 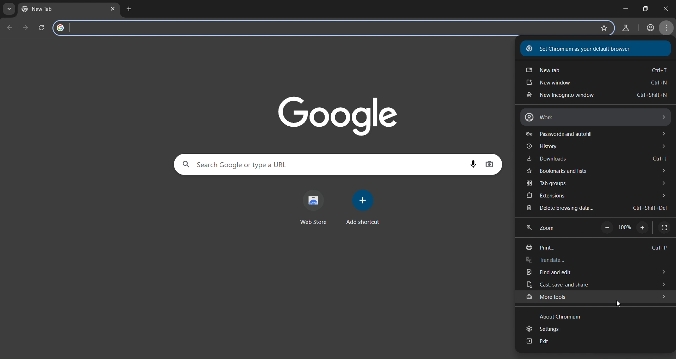 I want to click on search tab, so click(x=10, y=10).